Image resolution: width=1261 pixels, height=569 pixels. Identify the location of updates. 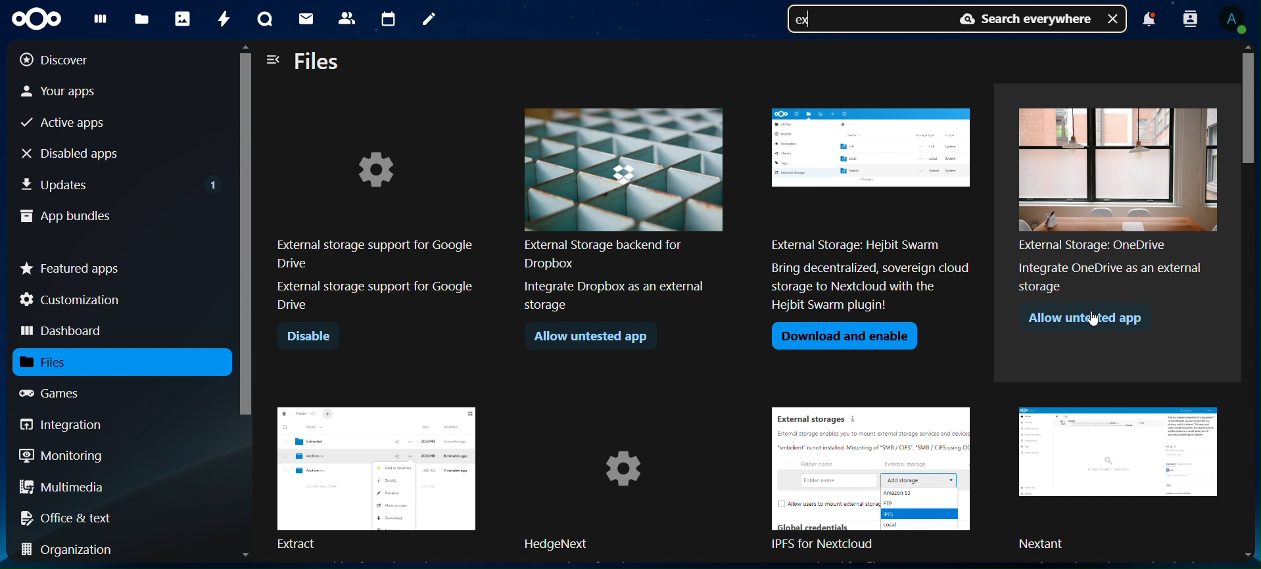
(121, 182).